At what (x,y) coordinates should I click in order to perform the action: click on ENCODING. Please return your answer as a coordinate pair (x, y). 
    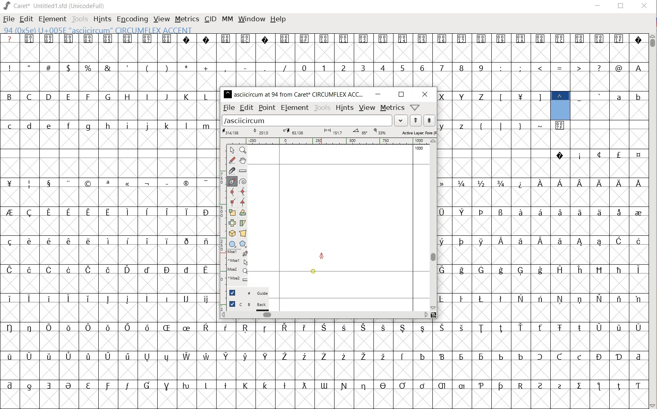
    Looking at the image, I should click on (132, 18).